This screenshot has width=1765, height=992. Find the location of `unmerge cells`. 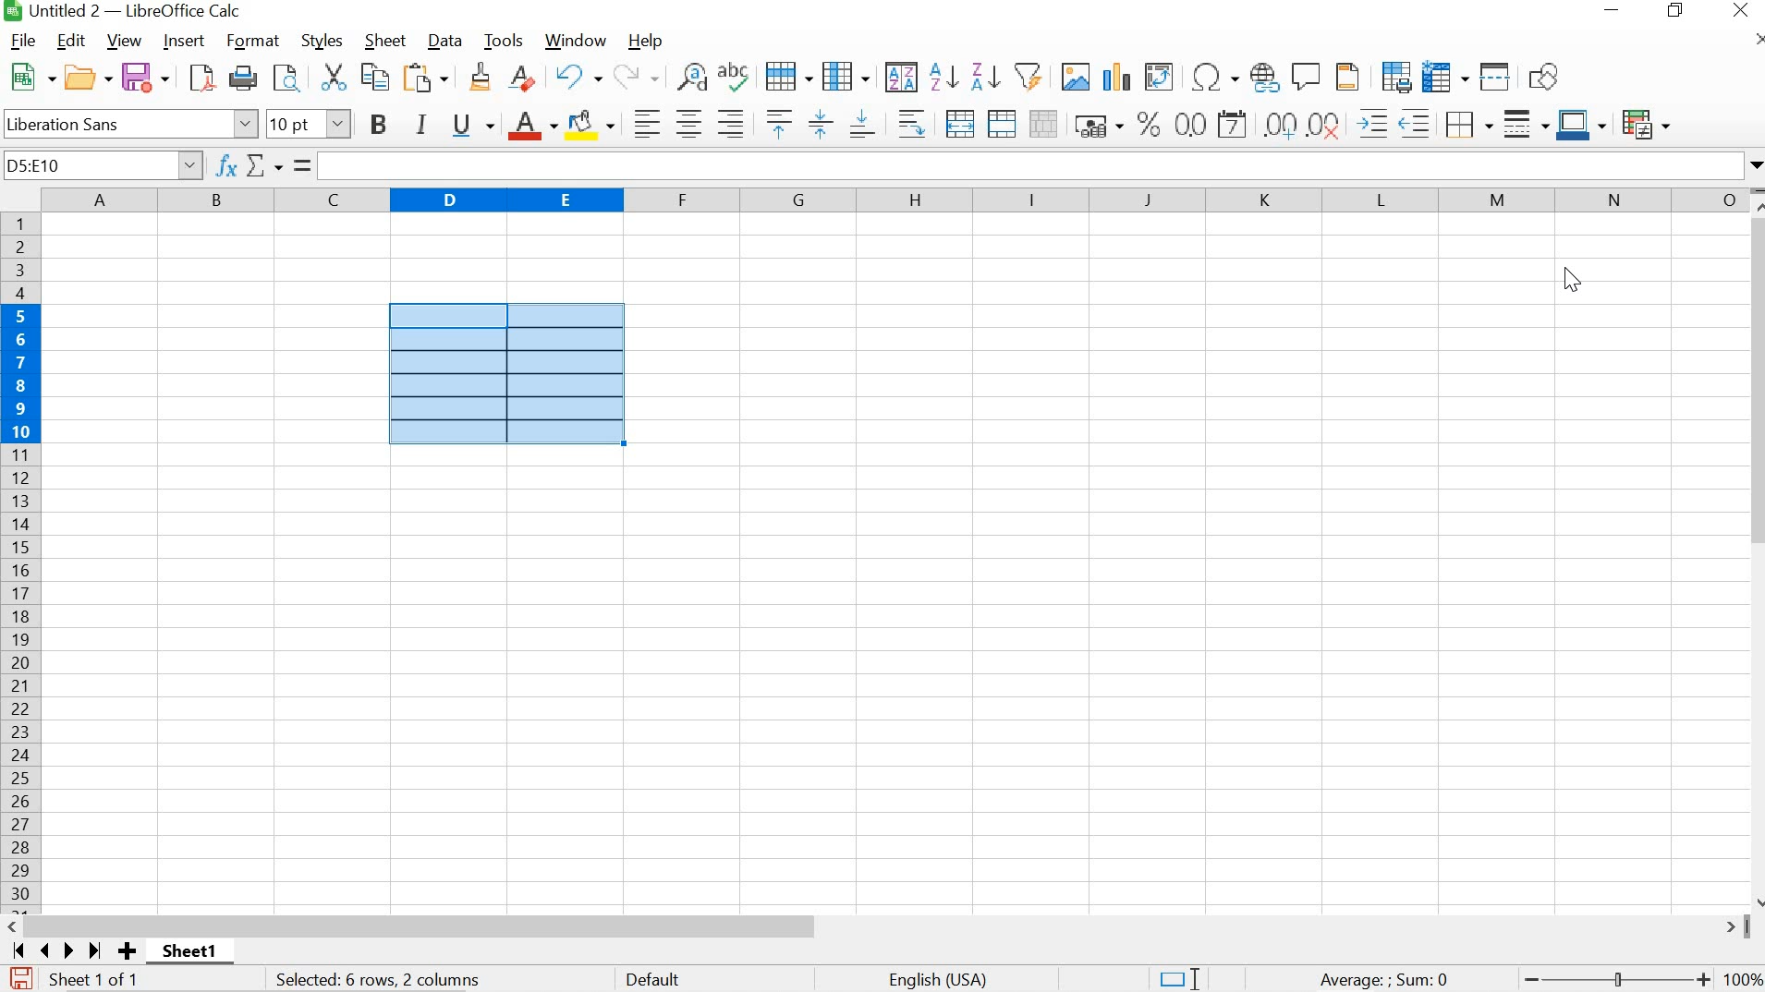

unmerge cells is located at coordinates (1043, 124).